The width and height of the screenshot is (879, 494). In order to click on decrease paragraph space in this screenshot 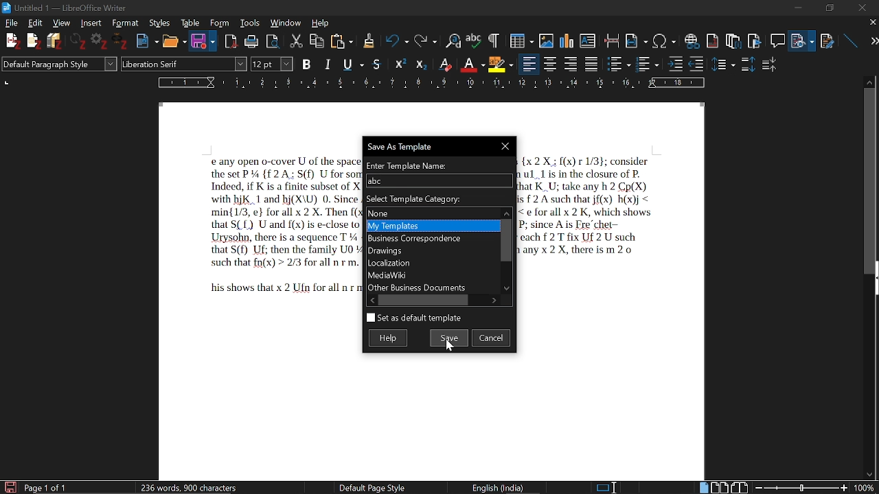, I will do `click(770, 67)`.